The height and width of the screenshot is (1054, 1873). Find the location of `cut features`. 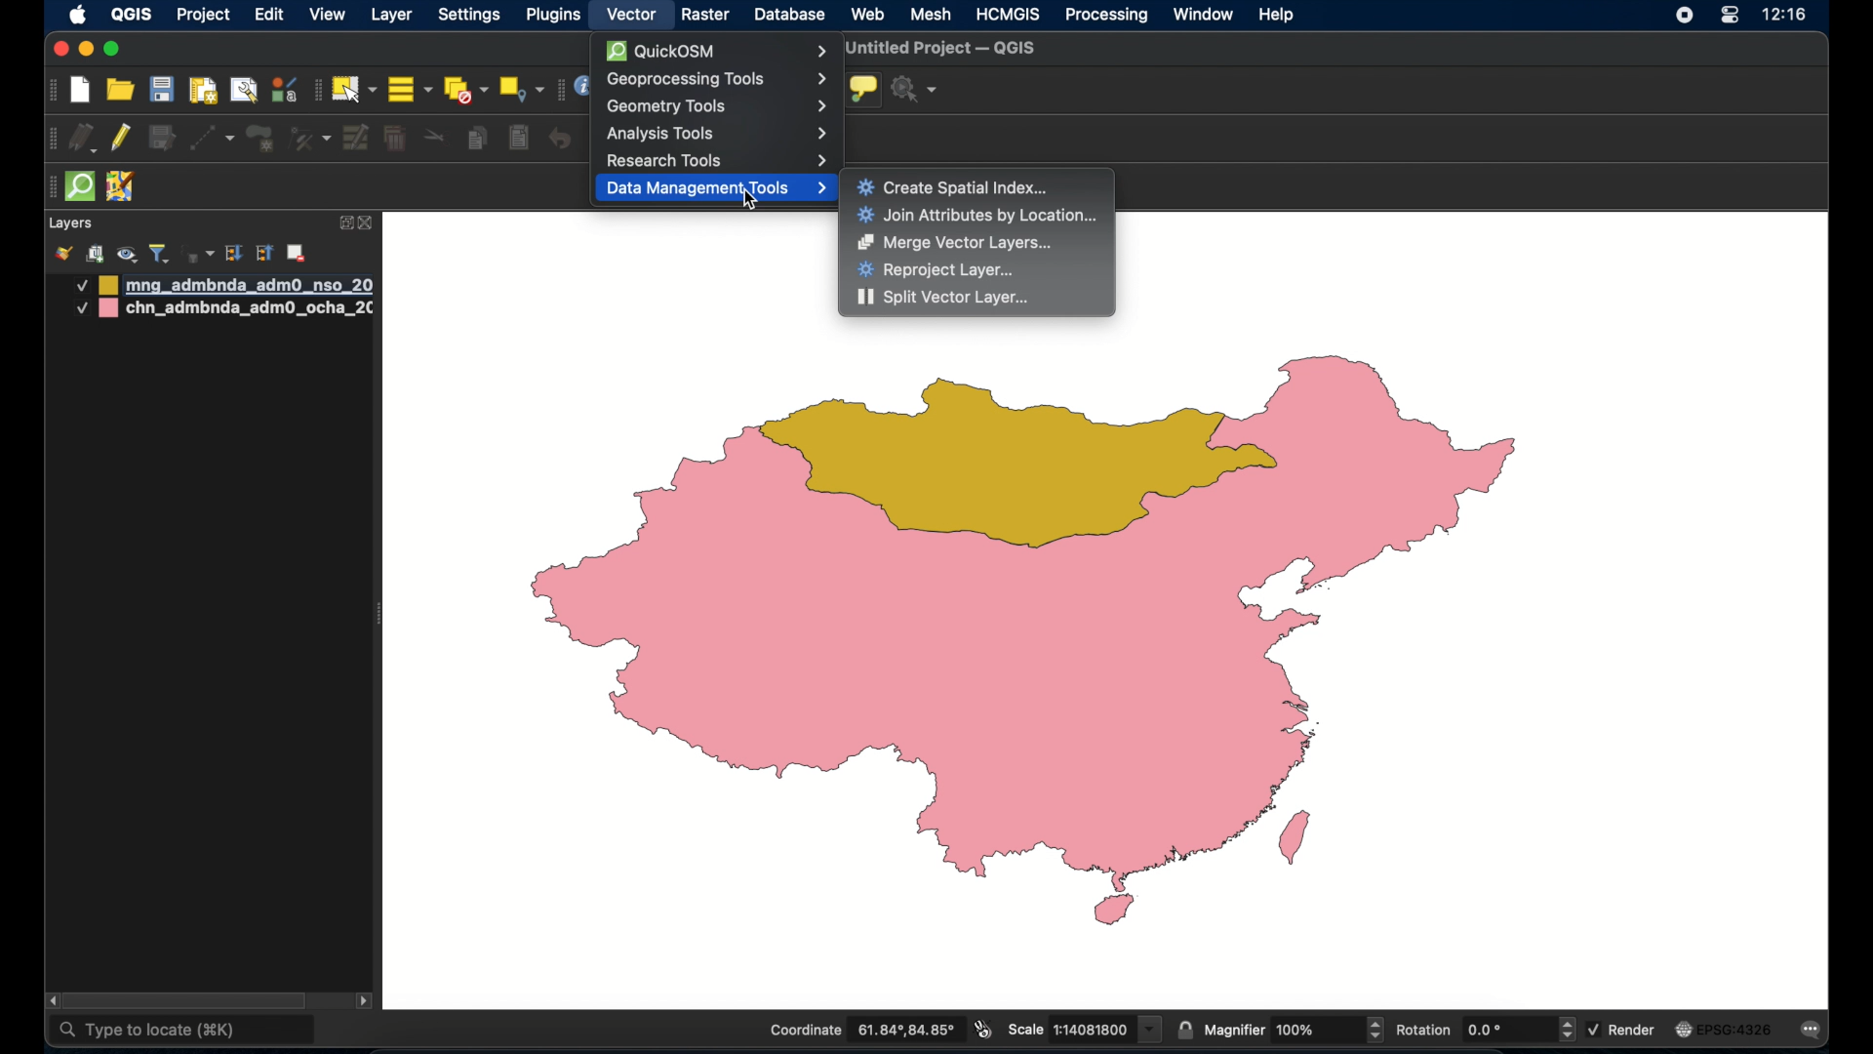

cut features is located at coordinates (436, 138).